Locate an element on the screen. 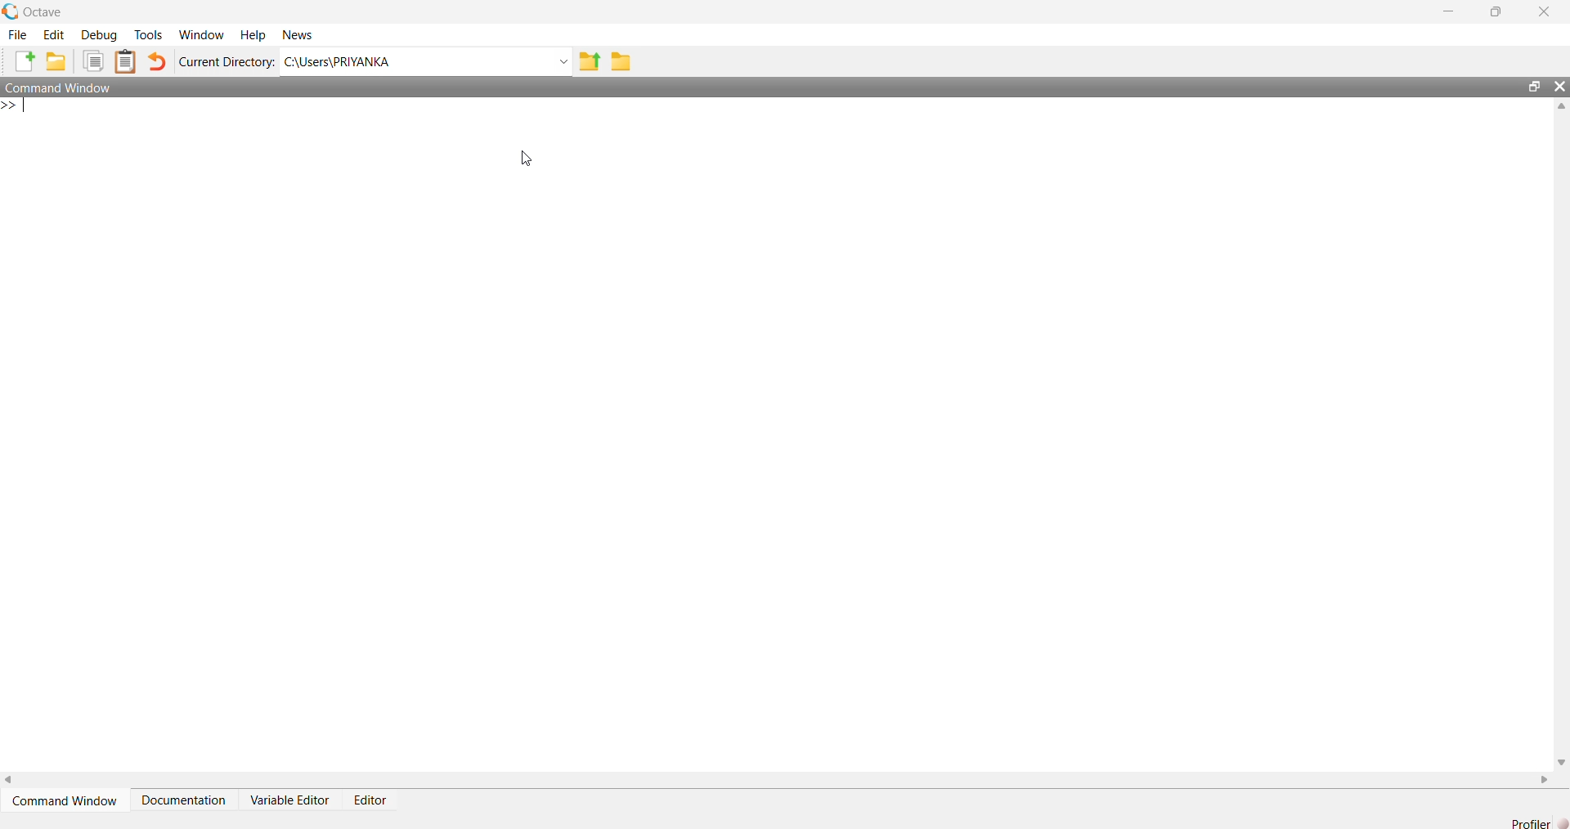  Maximize is located at coordinates (1492, 11).